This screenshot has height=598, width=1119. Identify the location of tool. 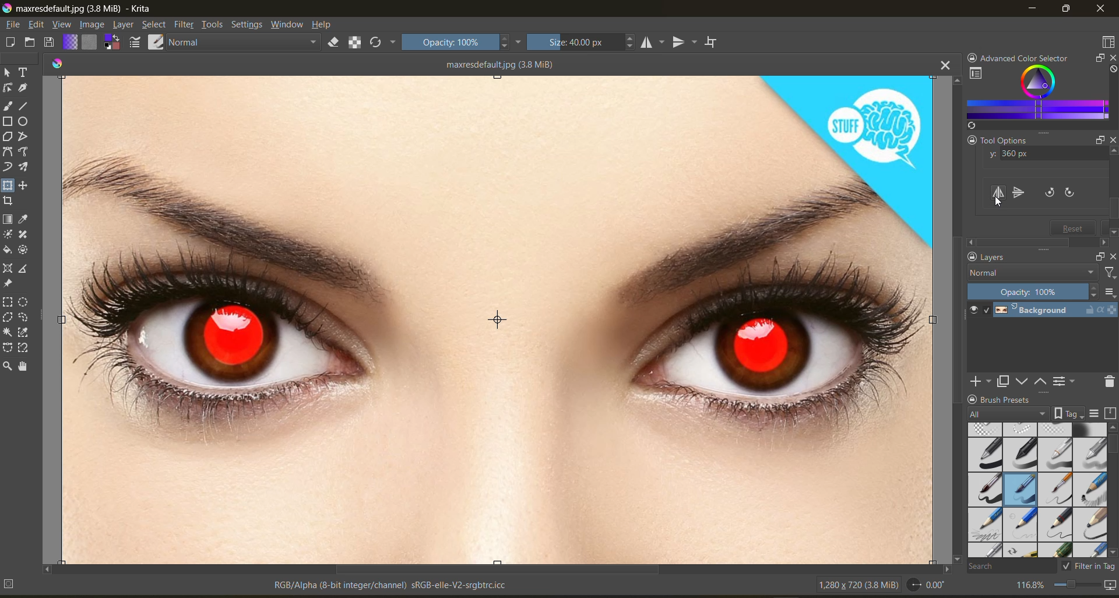
(24, 220).